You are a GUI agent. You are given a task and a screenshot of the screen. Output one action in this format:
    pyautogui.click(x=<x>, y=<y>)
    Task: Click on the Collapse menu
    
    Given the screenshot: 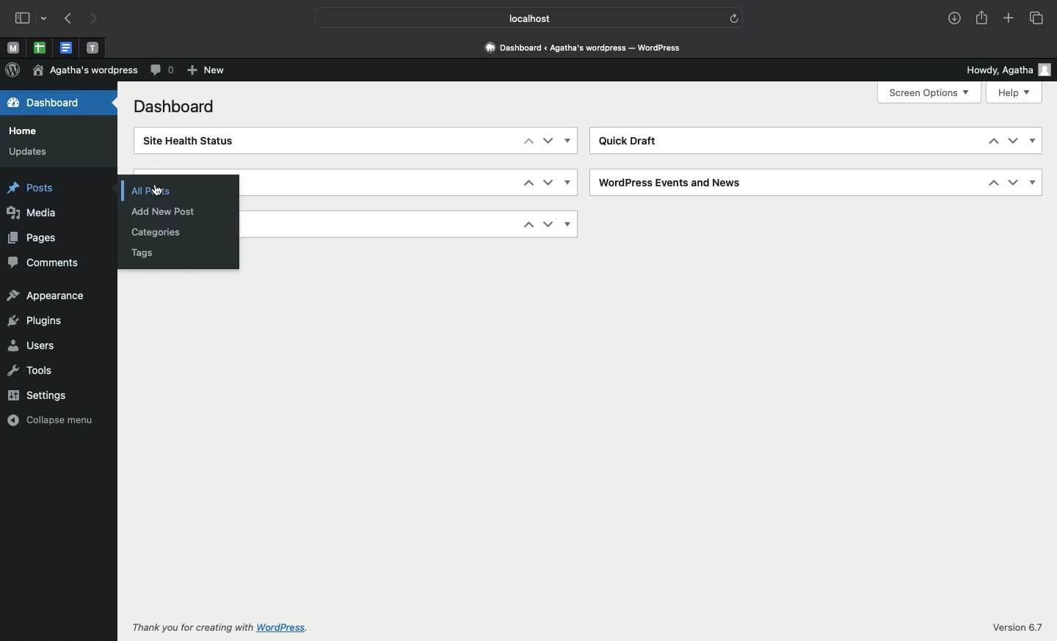 What is the action you would take?
    pyautogui.click(x=52, y=419)
    